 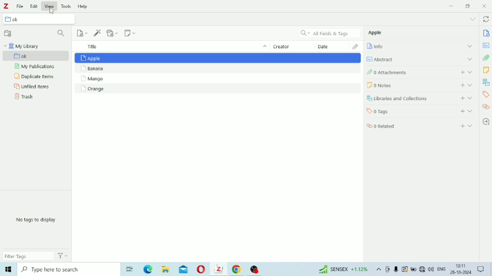 I want to click on Apple., so click(x=378, y=34).